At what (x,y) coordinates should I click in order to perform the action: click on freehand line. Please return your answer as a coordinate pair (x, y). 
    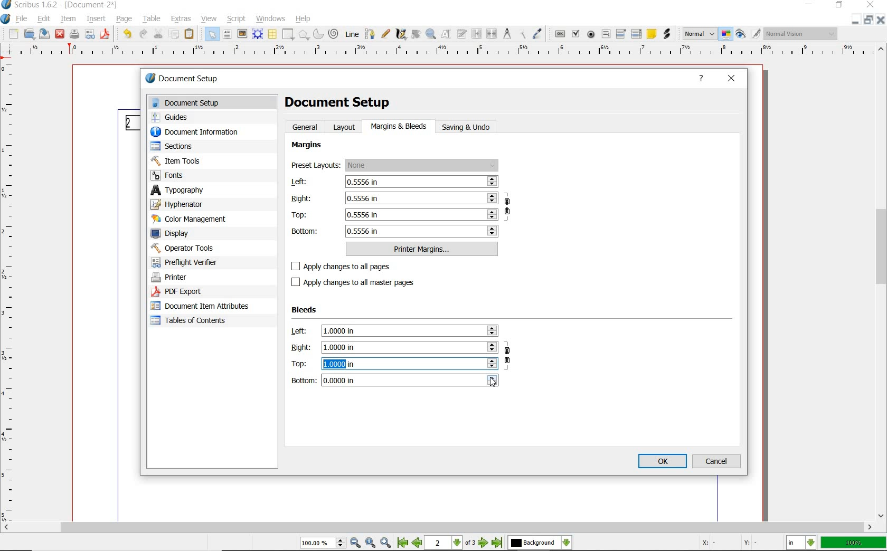
    Looking at the image, I should click on (386, 34).